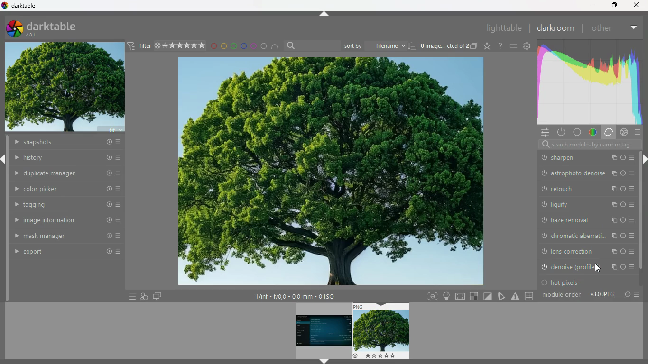  I want to click on green, so click(234, 46).